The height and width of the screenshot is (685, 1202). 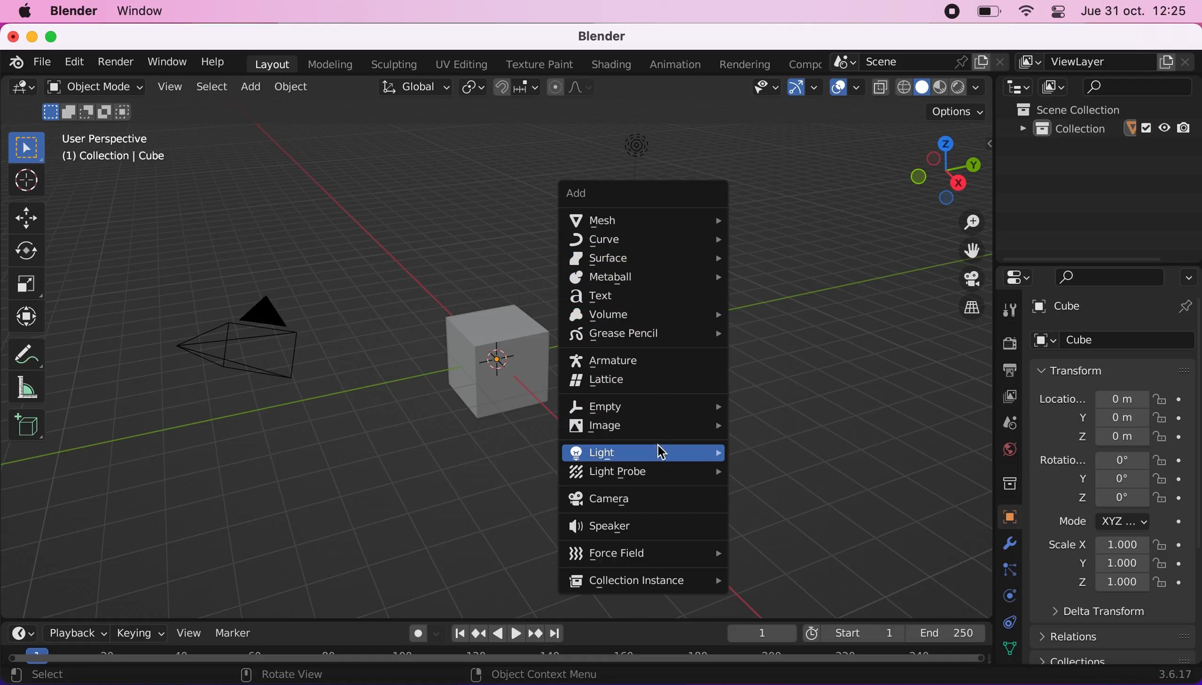 I want to click on Jump to endpoint, so click(x=459, y=632).